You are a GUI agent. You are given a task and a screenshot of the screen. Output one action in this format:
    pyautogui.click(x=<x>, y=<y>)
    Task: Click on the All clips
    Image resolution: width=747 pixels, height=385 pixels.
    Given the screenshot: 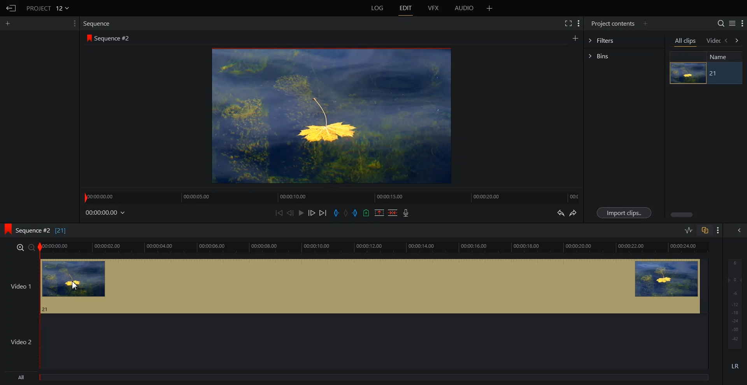 What is the action you would take?
    pyautogui.click(x=685, y=41)
    